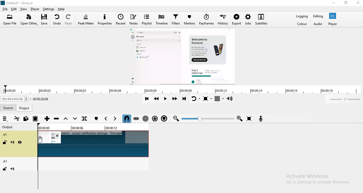  I want to click on Open file , so click(10, 19).